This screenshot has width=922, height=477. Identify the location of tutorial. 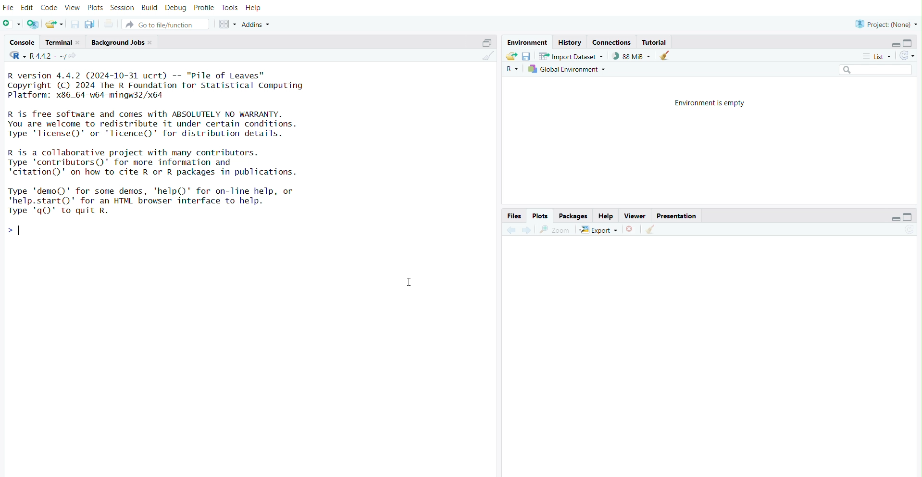
(654, 41).